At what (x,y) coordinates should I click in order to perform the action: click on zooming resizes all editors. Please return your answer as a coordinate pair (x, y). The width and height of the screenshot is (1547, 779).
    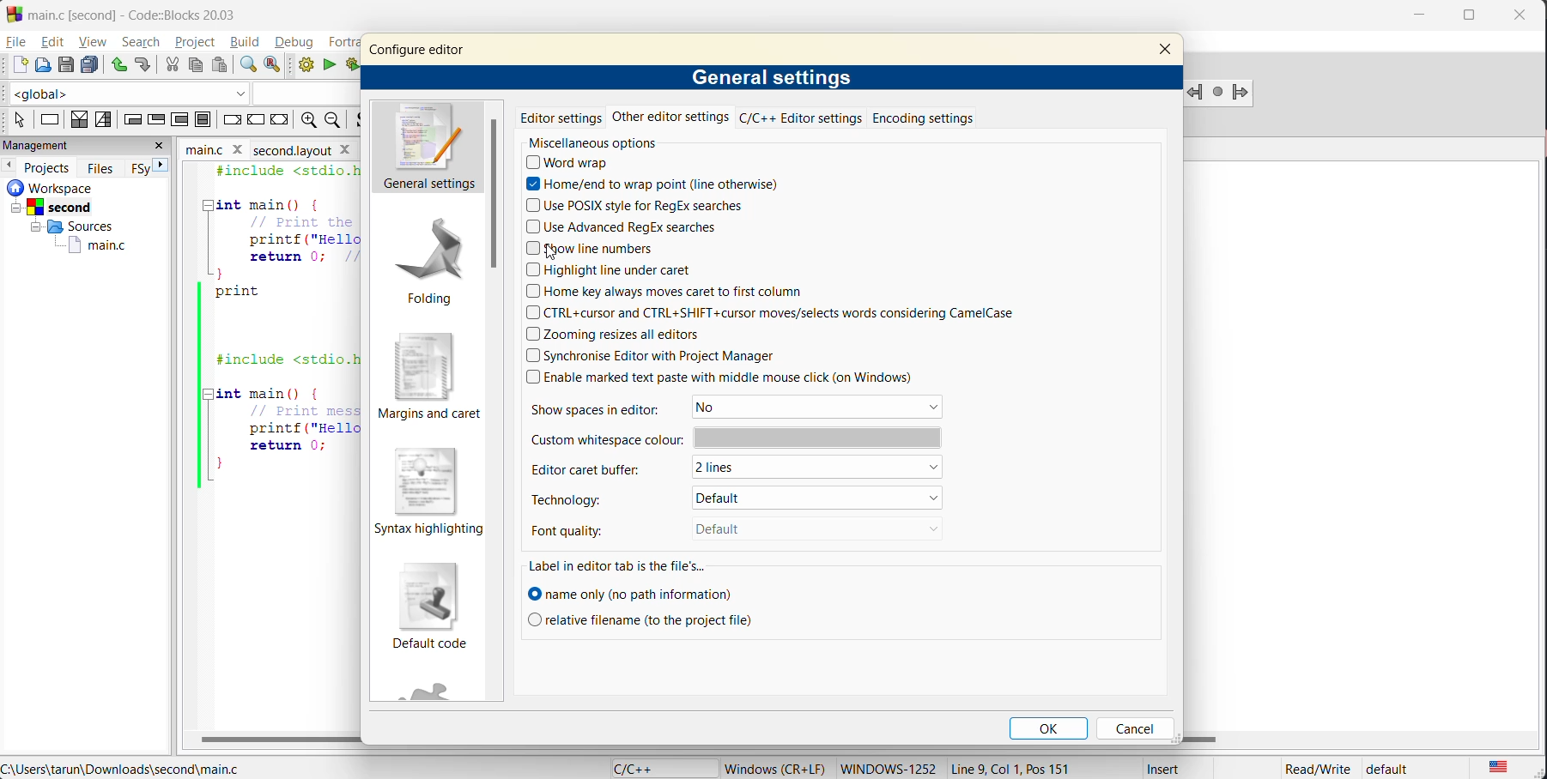
    Looking at the image, I should click on (629, 335).